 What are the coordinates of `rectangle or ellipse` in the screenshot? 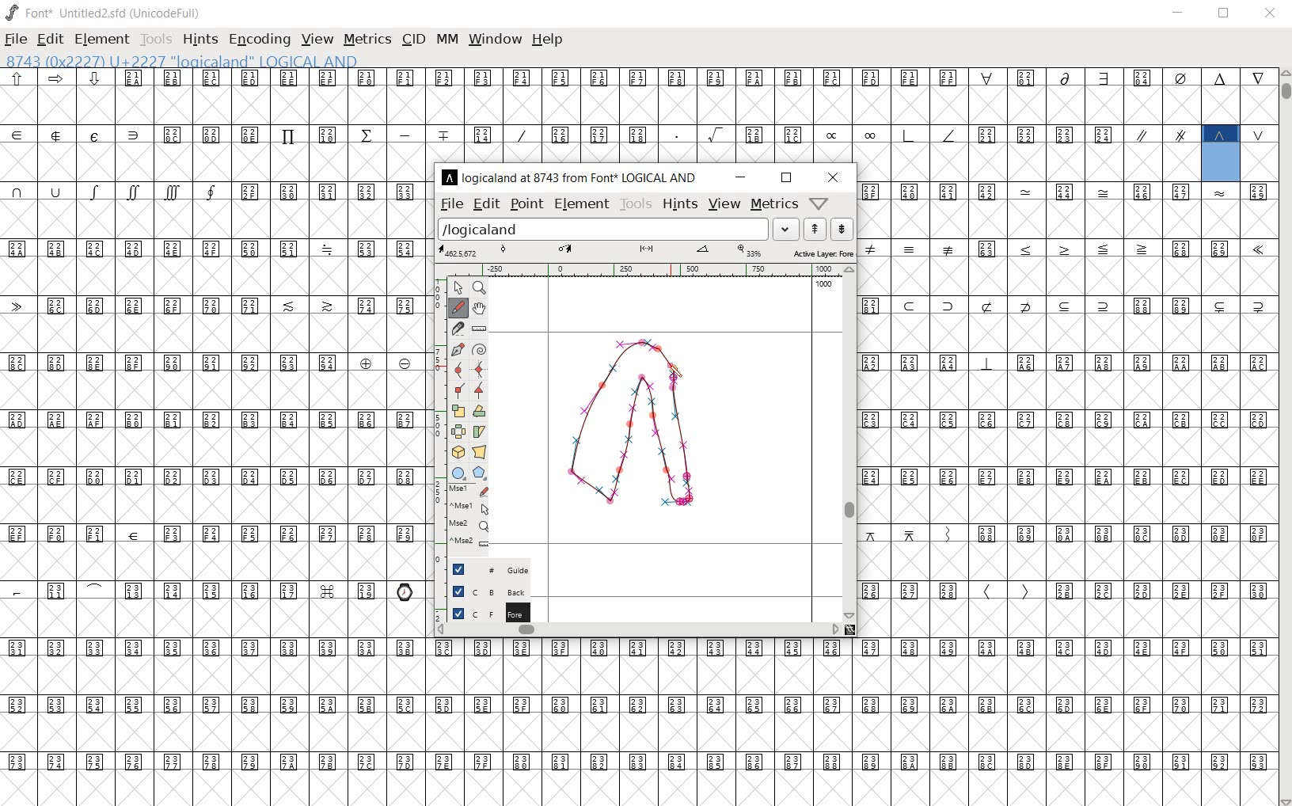 It's located at (457, 473).